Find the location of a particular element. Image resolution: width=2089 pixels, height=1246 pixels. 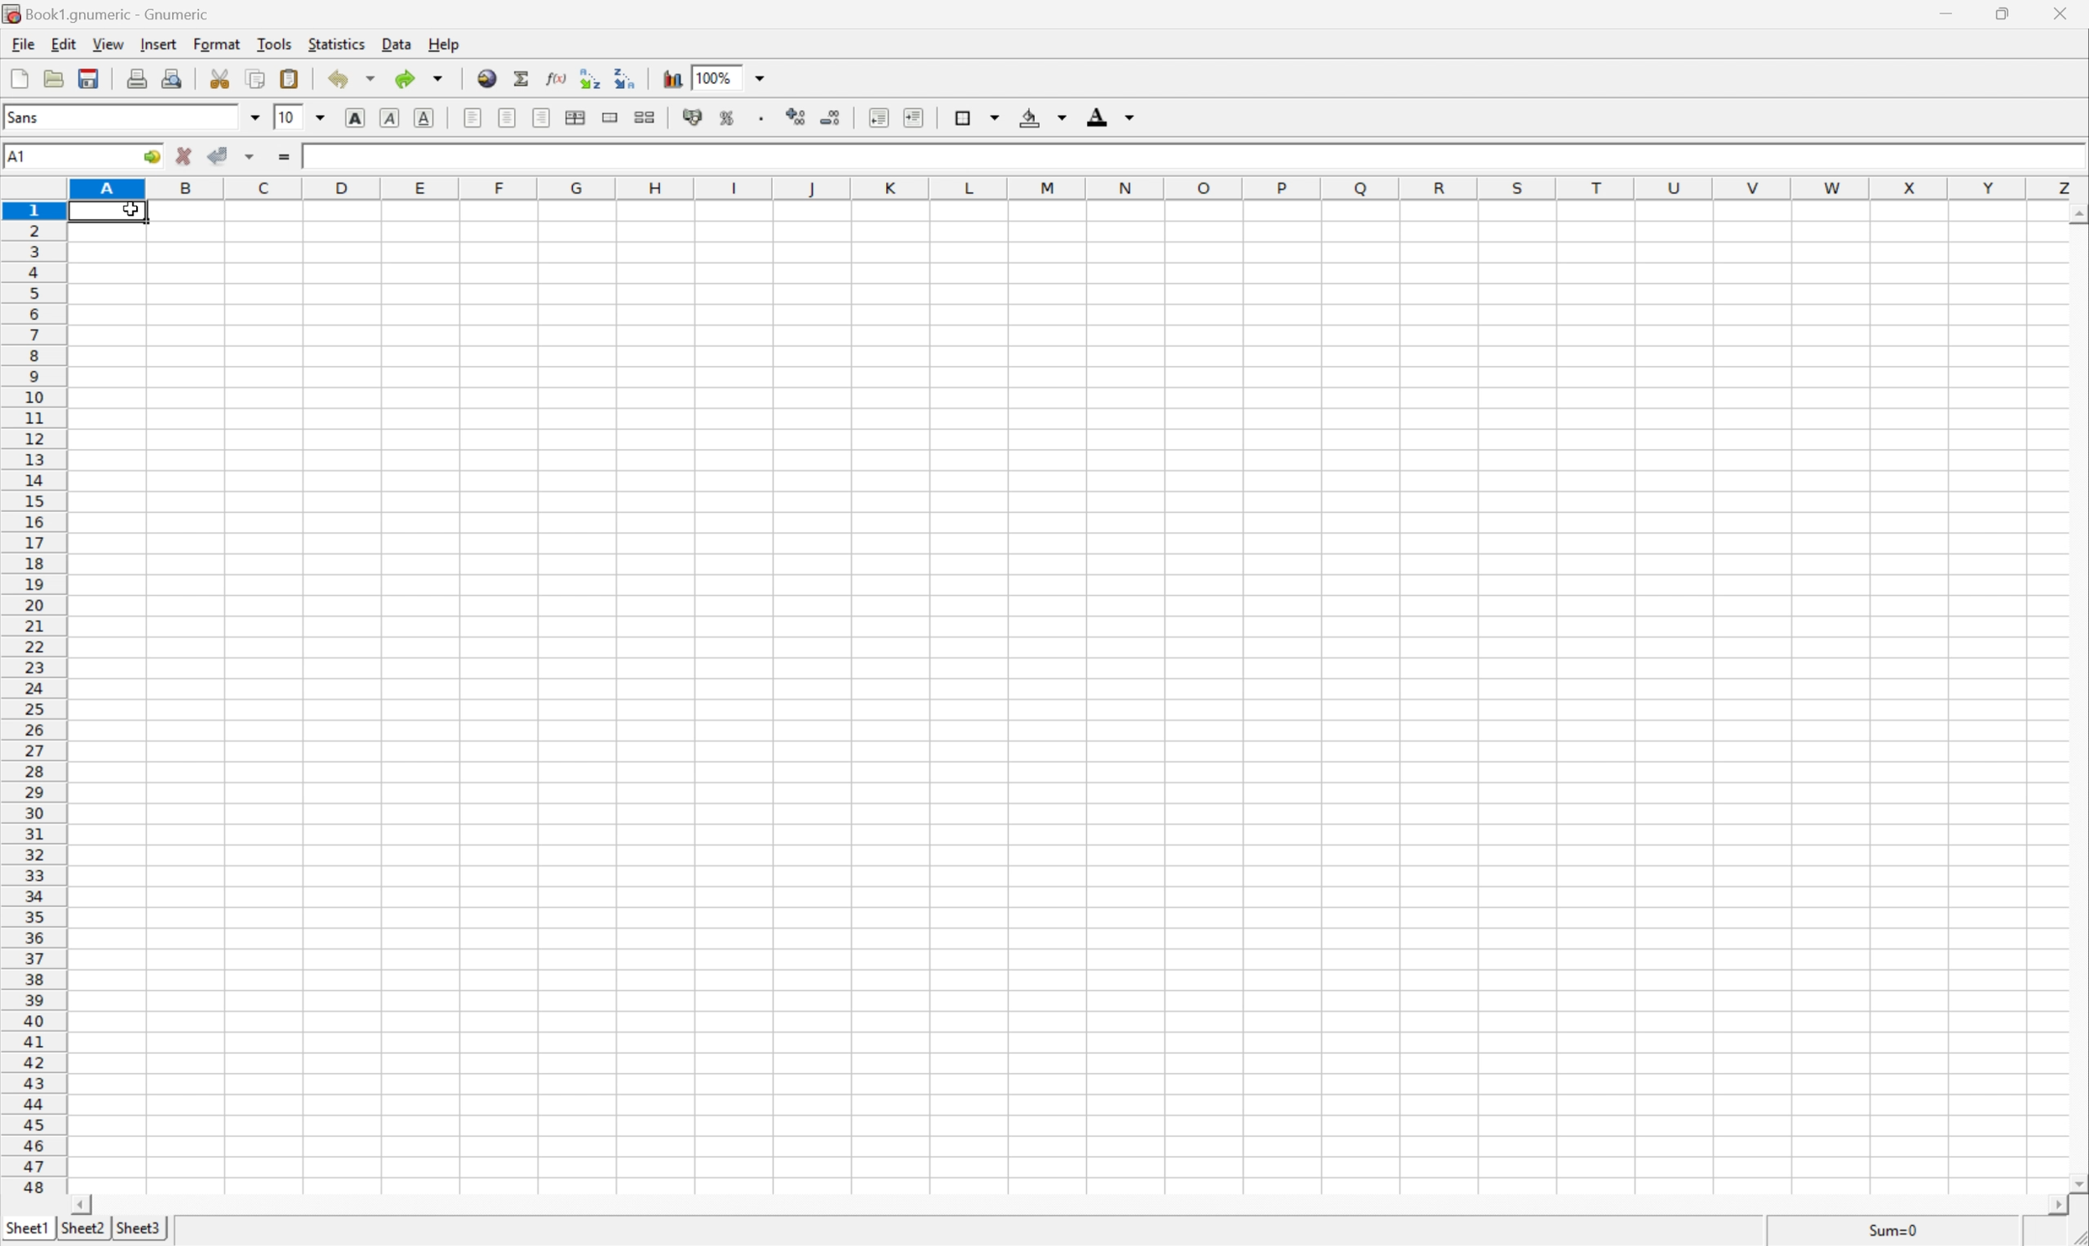

data is located at coordinates (393, 45).